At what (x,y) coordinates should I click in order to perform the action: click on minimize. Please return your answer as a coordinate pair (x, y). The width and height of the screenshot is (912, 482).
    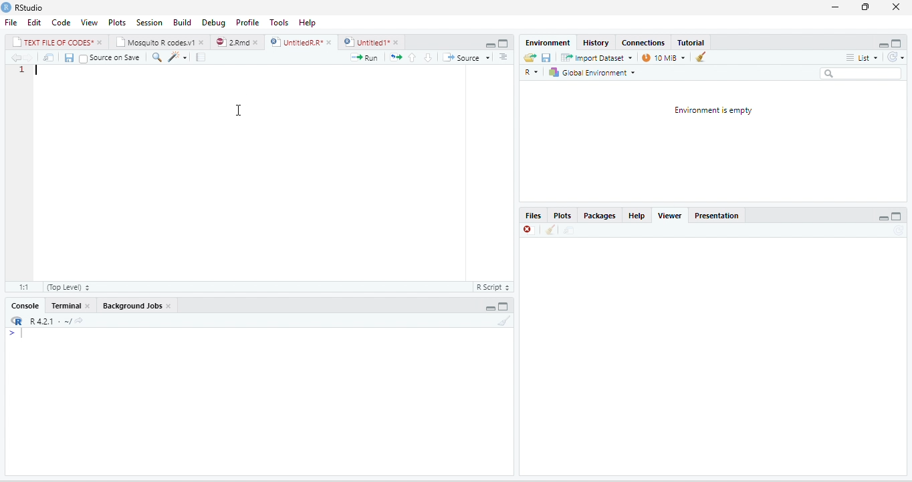
    Looking at the image, I should click on (836, 9).